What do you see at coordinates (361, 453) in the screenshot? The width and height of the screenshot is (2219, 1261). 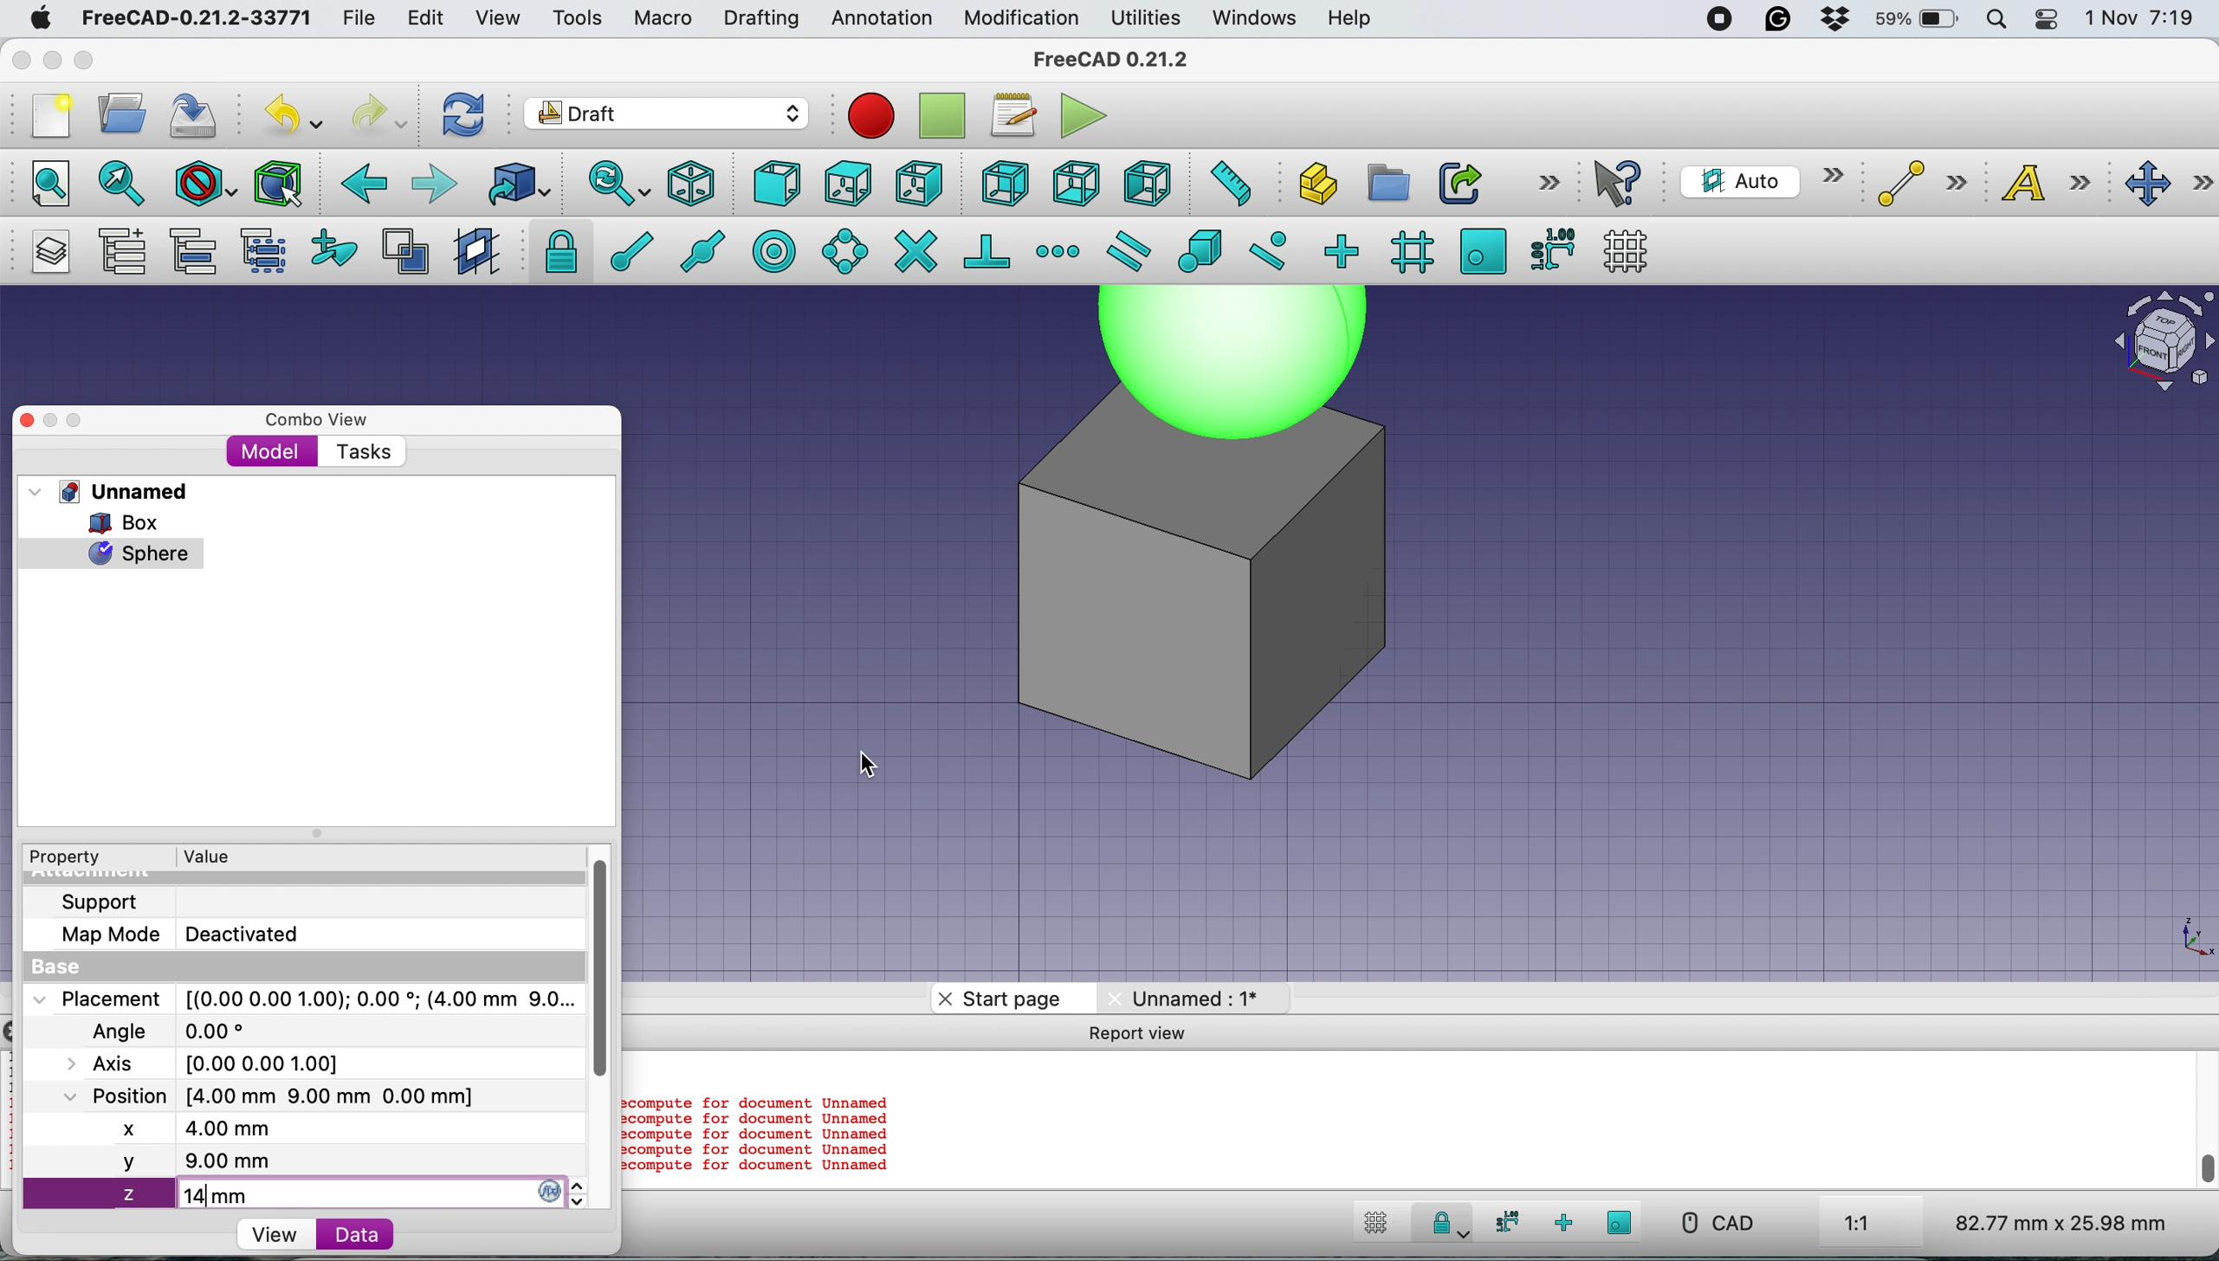 I see `tasks` at bounding box center [361, 453].